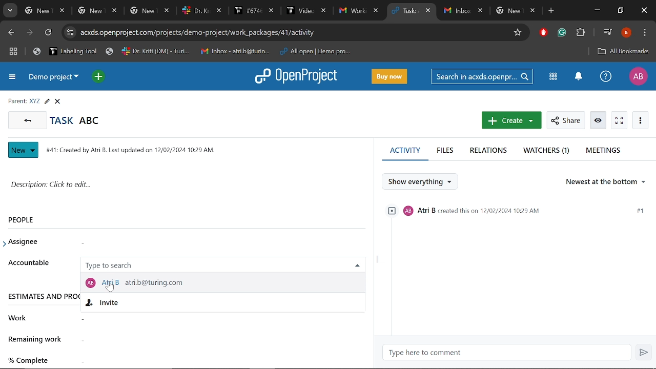 Image resolution: width=656 pixels, height=369 pixels. Describe the element at coordinates (22, 102) in the screenshot. I see `Parent info` at that location.